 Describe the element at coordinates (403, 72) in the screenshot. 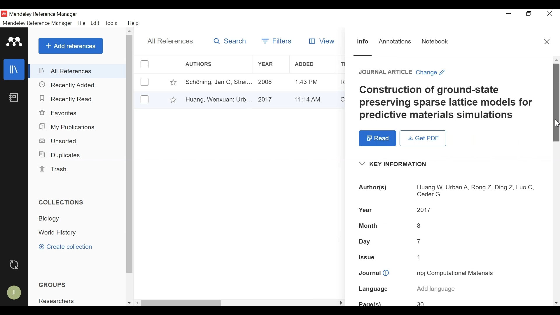

I see `Change Reference Type` at that location.